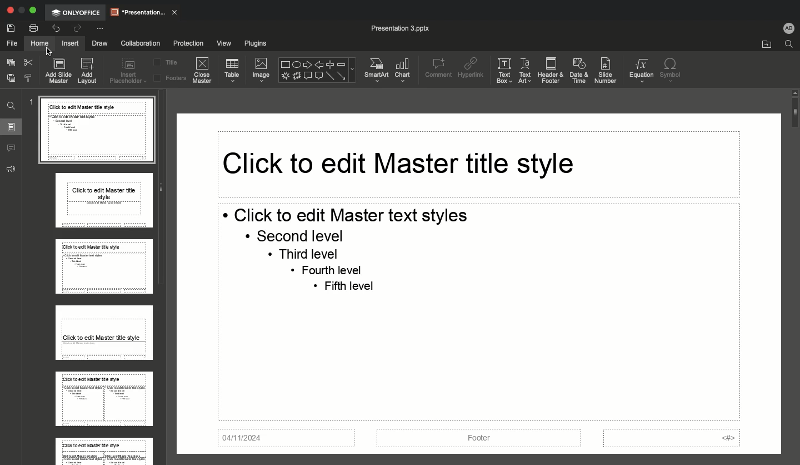 This screenshot has width=800, height=465. Describe the element at coordinates (45, 46) in the screenshot. I see `Cursor` at that location.